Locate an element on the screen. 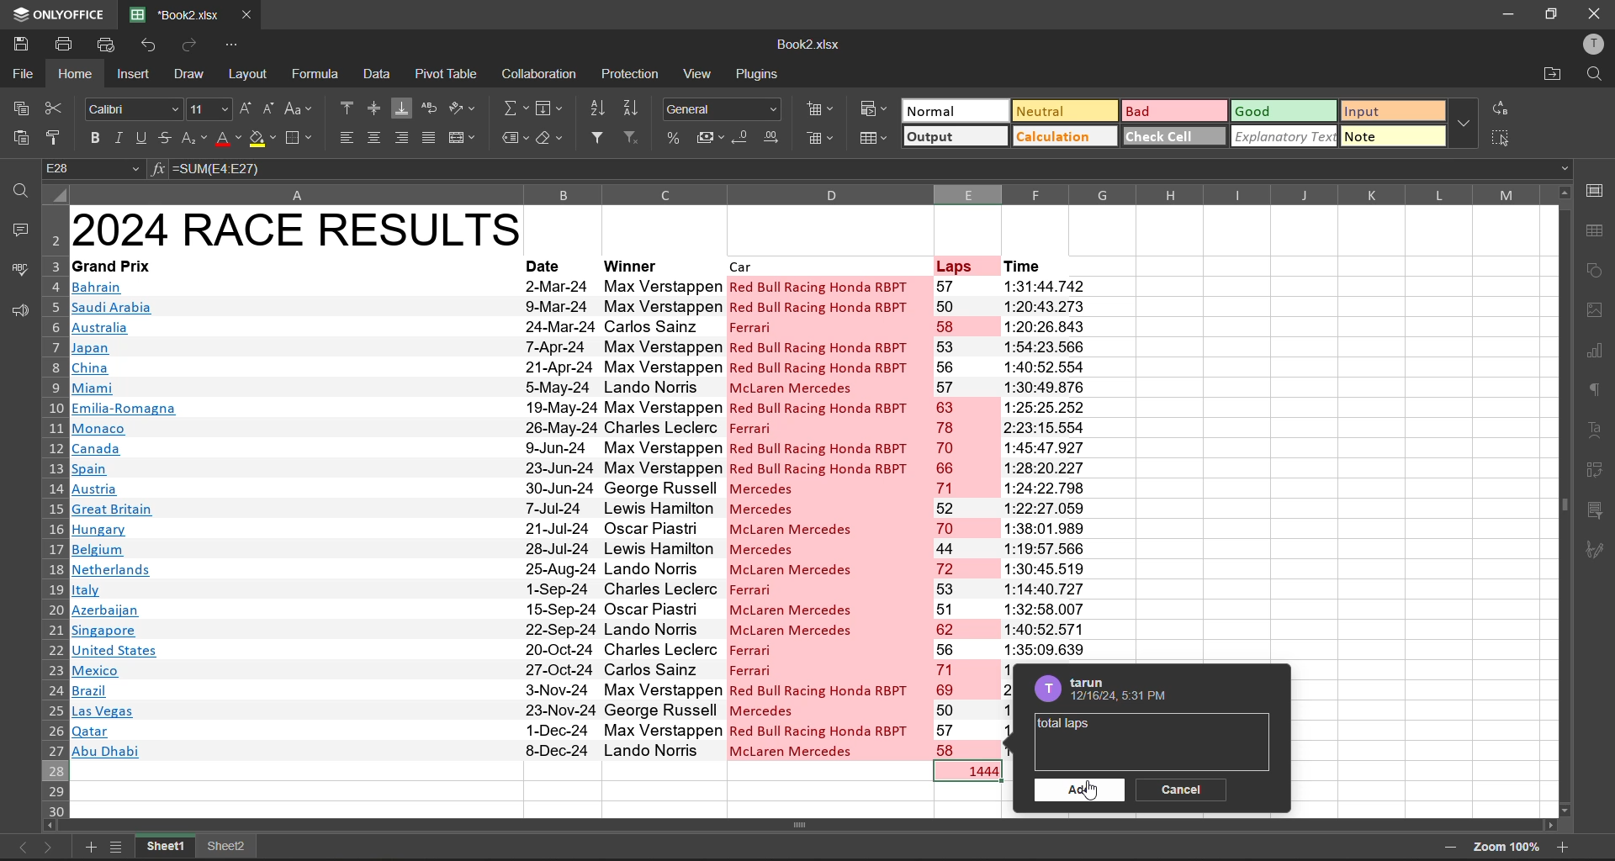 The image size is (1615, 861). sheet names is located at coordinates (167, 848).